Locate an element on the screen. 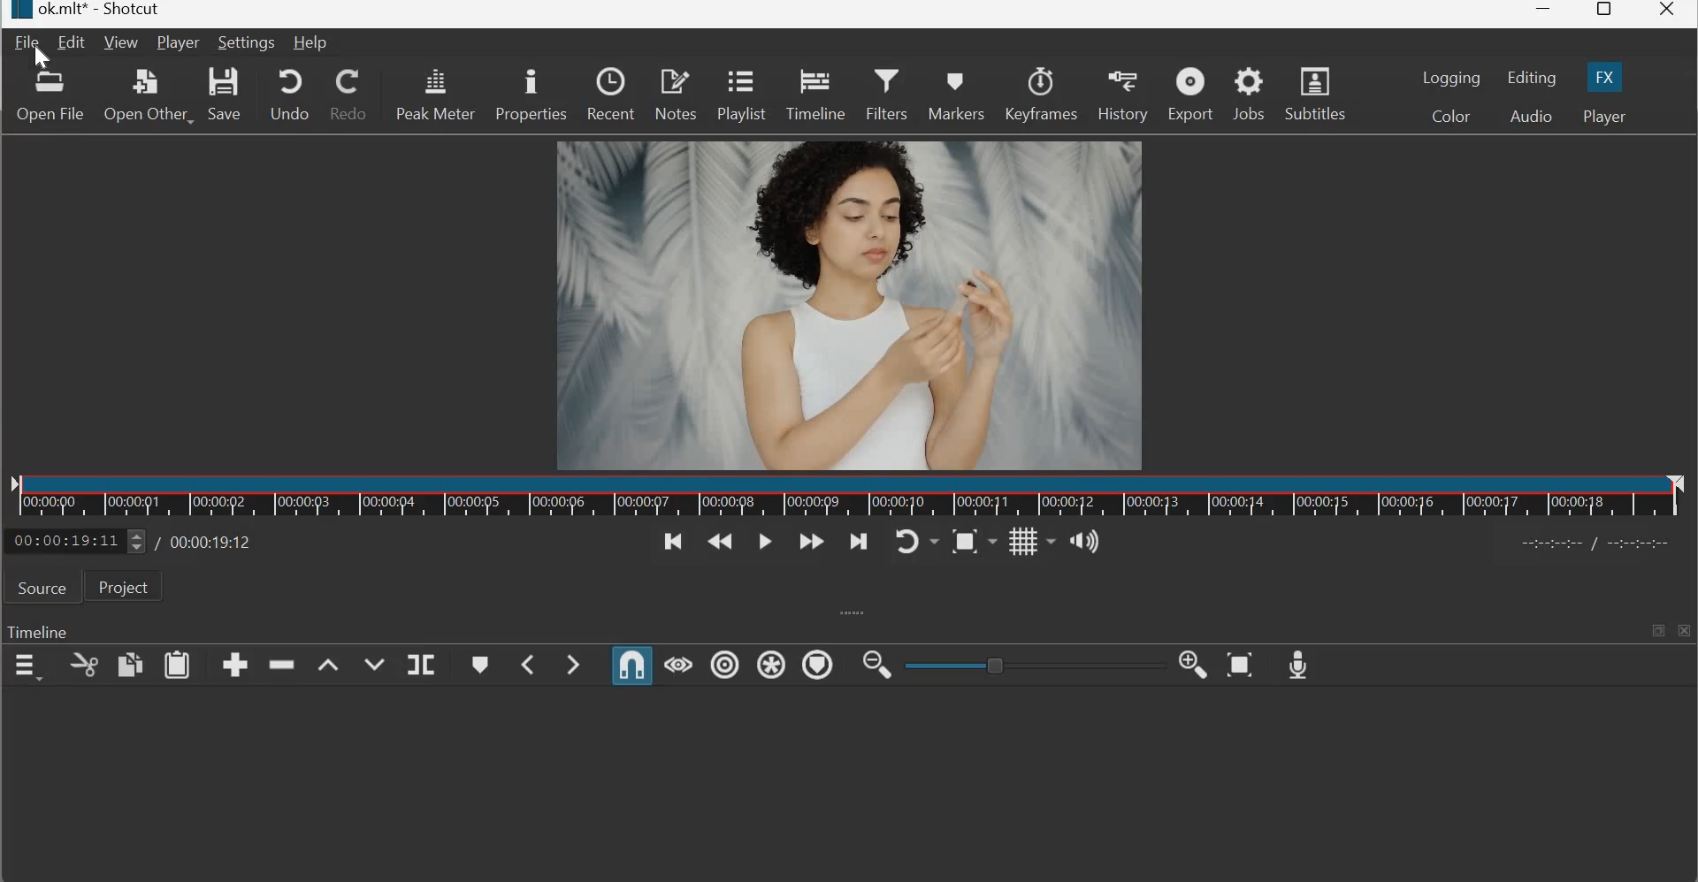  Notes is located at coordinates (675, 93).